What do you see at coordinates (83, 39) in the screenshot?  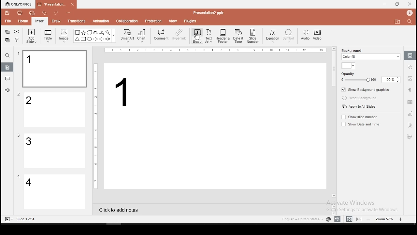 I see `Square` at bounding box center [83, 39].